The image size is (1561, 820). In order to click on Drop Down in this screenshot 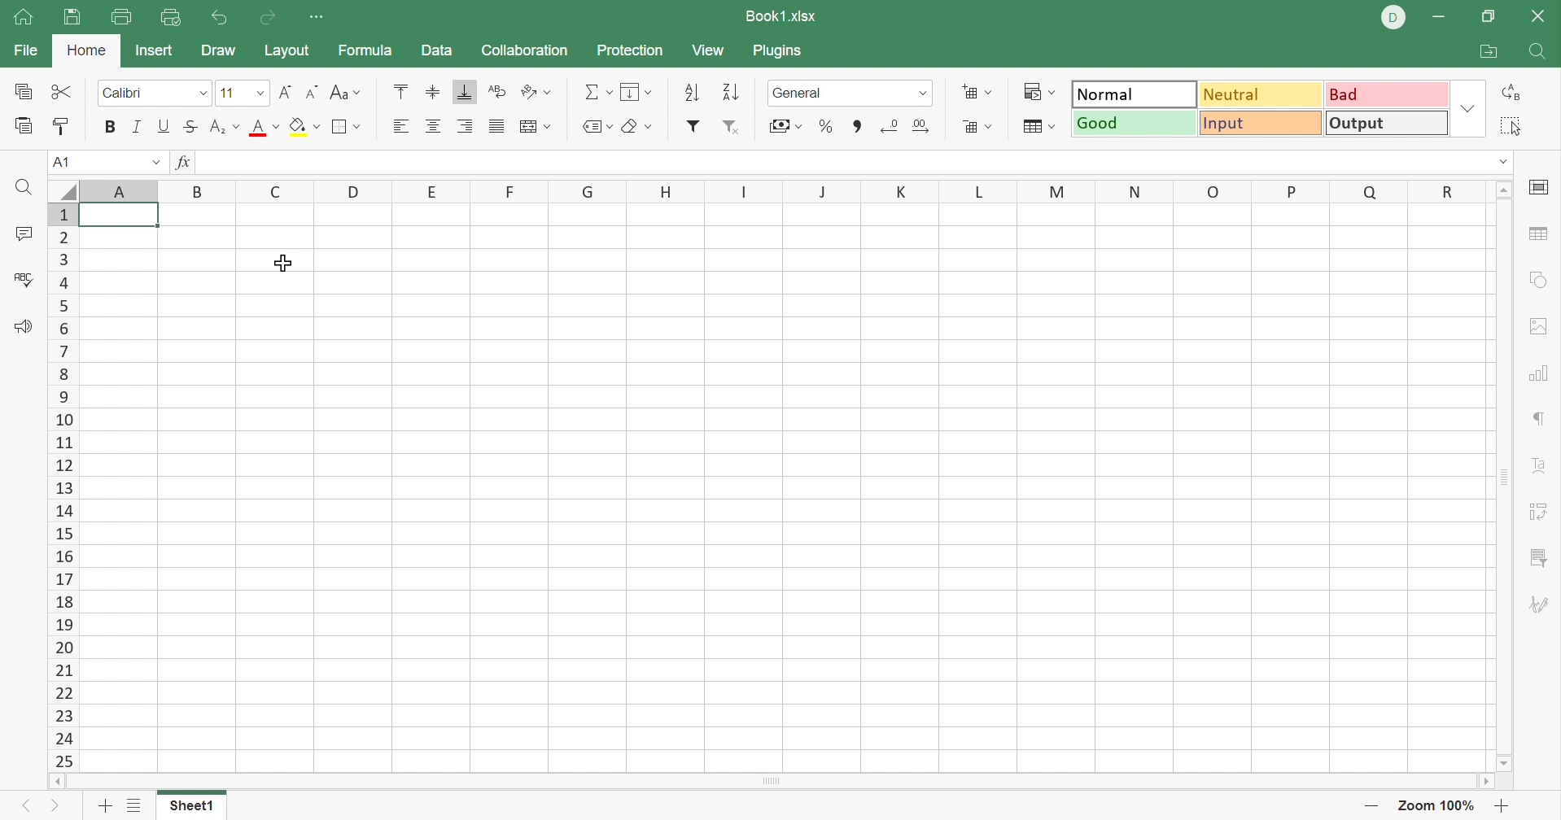, I will do `click(154, 160)`.